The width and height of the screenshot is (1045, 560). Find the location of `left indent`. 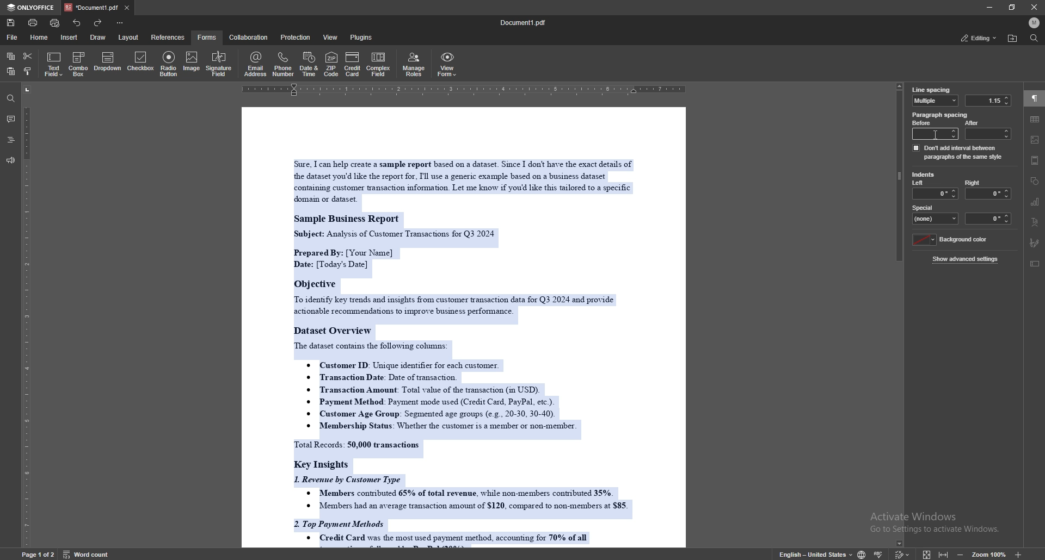

left indent is located at coordinates (935, 190).